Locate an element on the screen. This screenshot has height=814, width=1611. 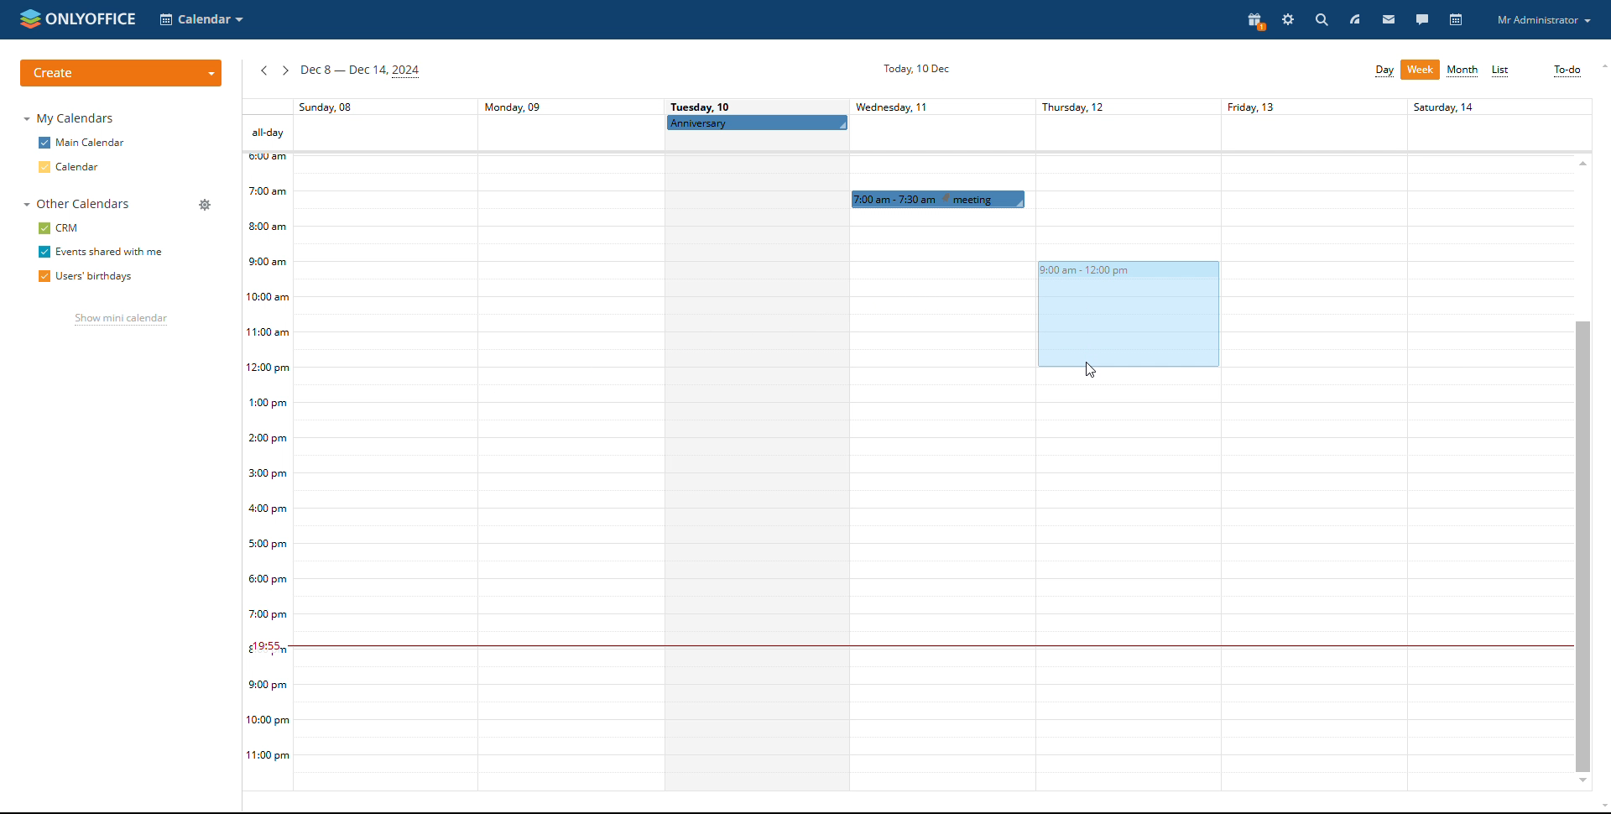
 is located at coordinates (1489, 441).